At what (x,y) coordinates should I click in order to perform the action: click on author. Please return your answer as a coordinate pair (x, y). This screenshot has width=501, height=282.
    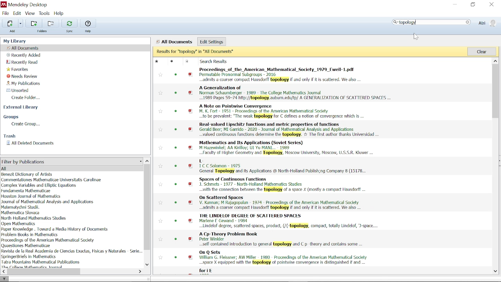
    Looking at the image, I should click on (22, 207).